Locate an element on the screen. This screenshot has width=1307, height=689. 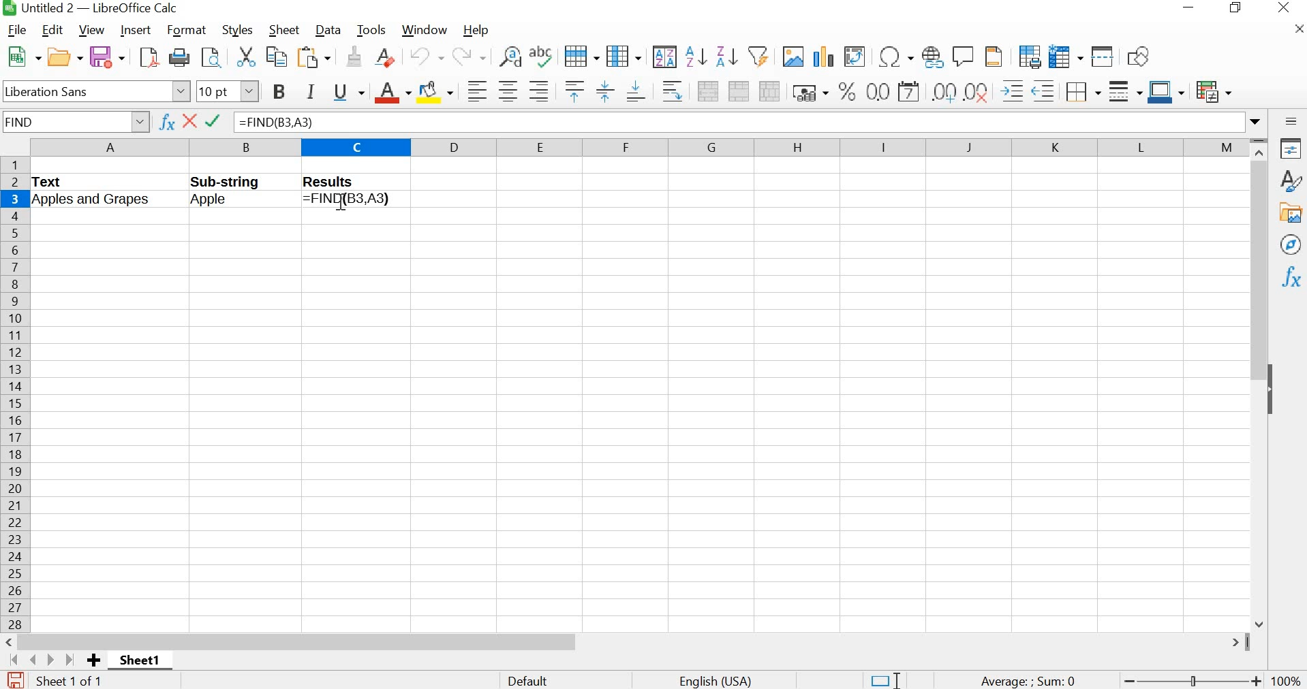
save is located at coordinates (108, 57).